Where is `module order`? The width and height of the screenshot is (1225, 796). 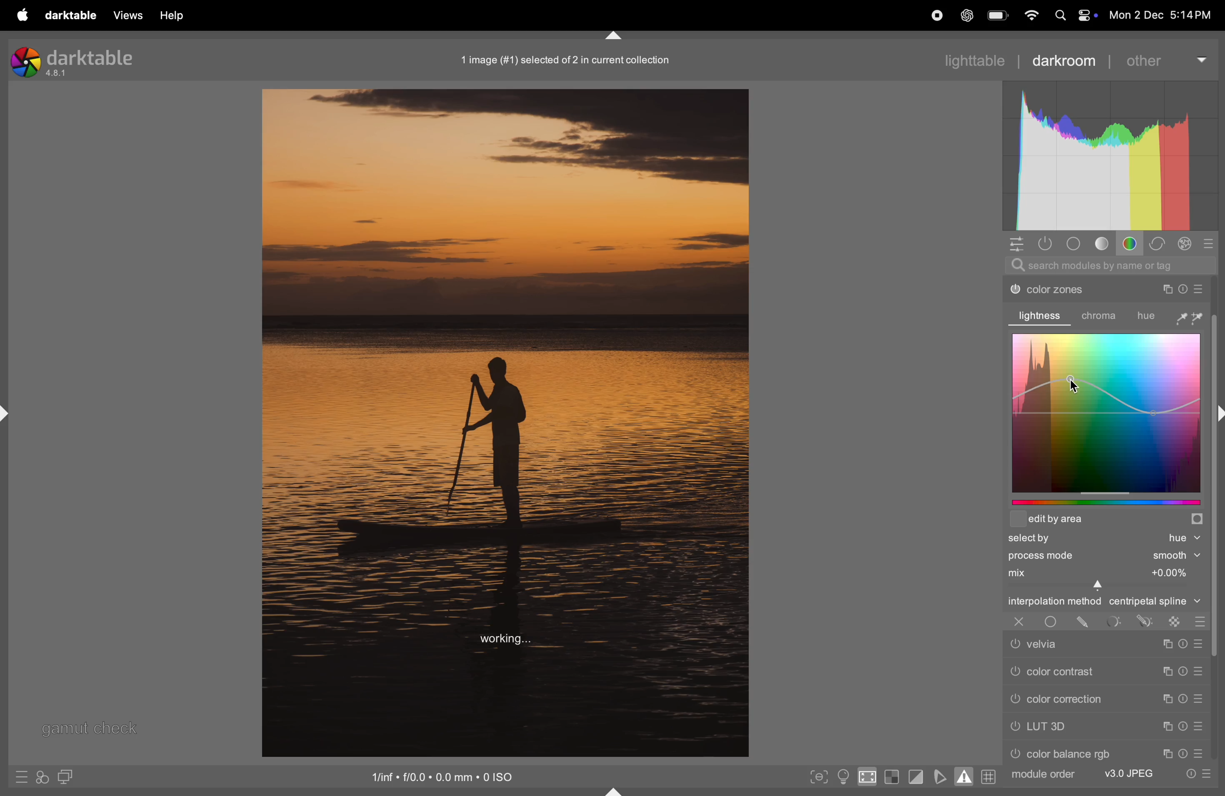 module order is located at coordinates (1044, 777).